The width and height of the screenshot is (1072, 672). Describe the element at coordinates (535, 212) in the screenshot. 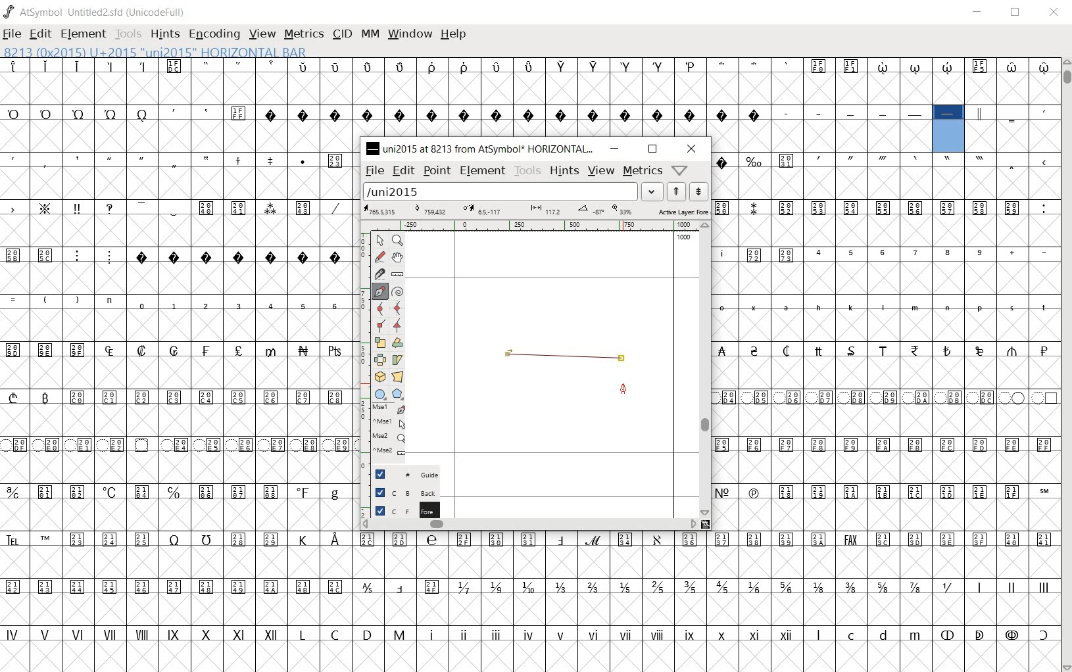

I see `Active Layer: Fore` at that location.